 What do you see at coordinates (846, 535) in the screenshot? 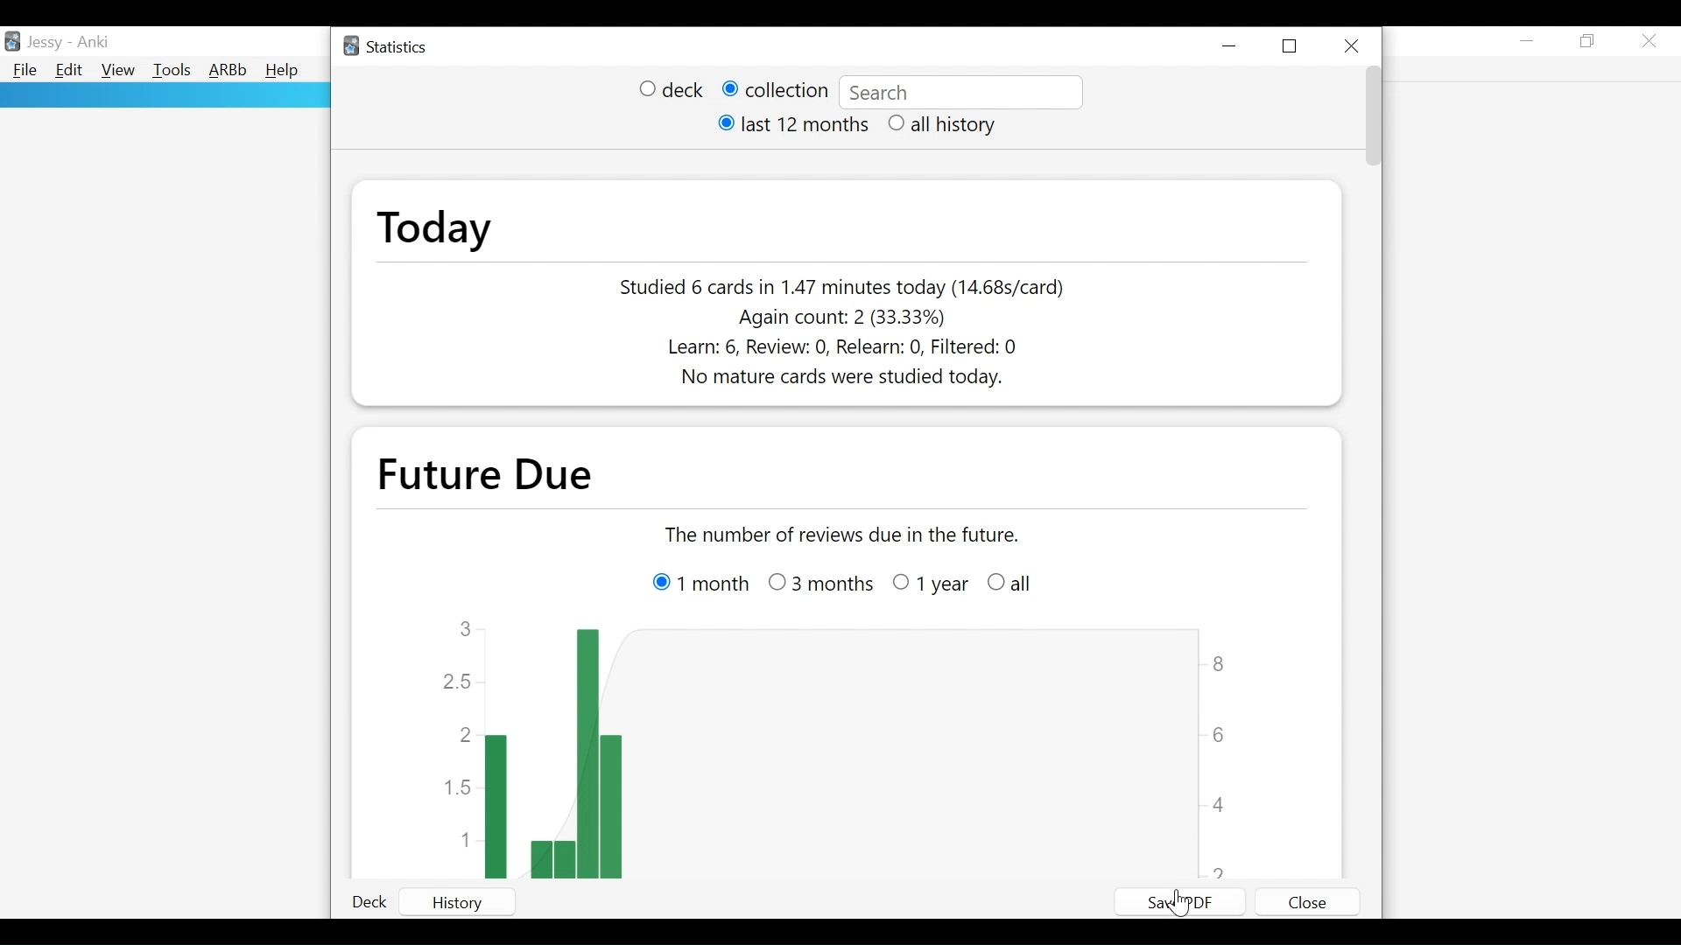
I see `the number of reviews due in the future` at bounding box center [846, 535].